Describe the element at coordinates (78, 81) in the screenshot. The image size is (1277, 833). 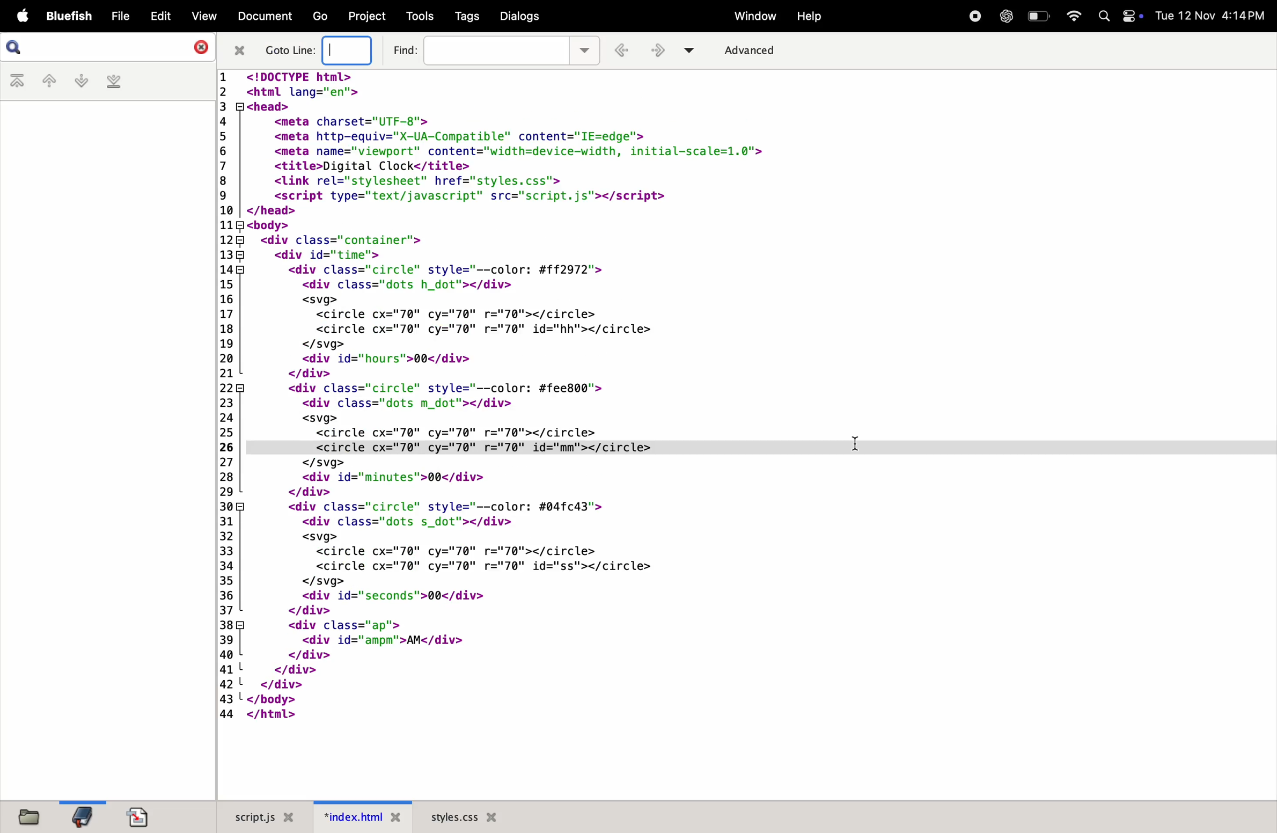
I see `next bookmark` at that location.